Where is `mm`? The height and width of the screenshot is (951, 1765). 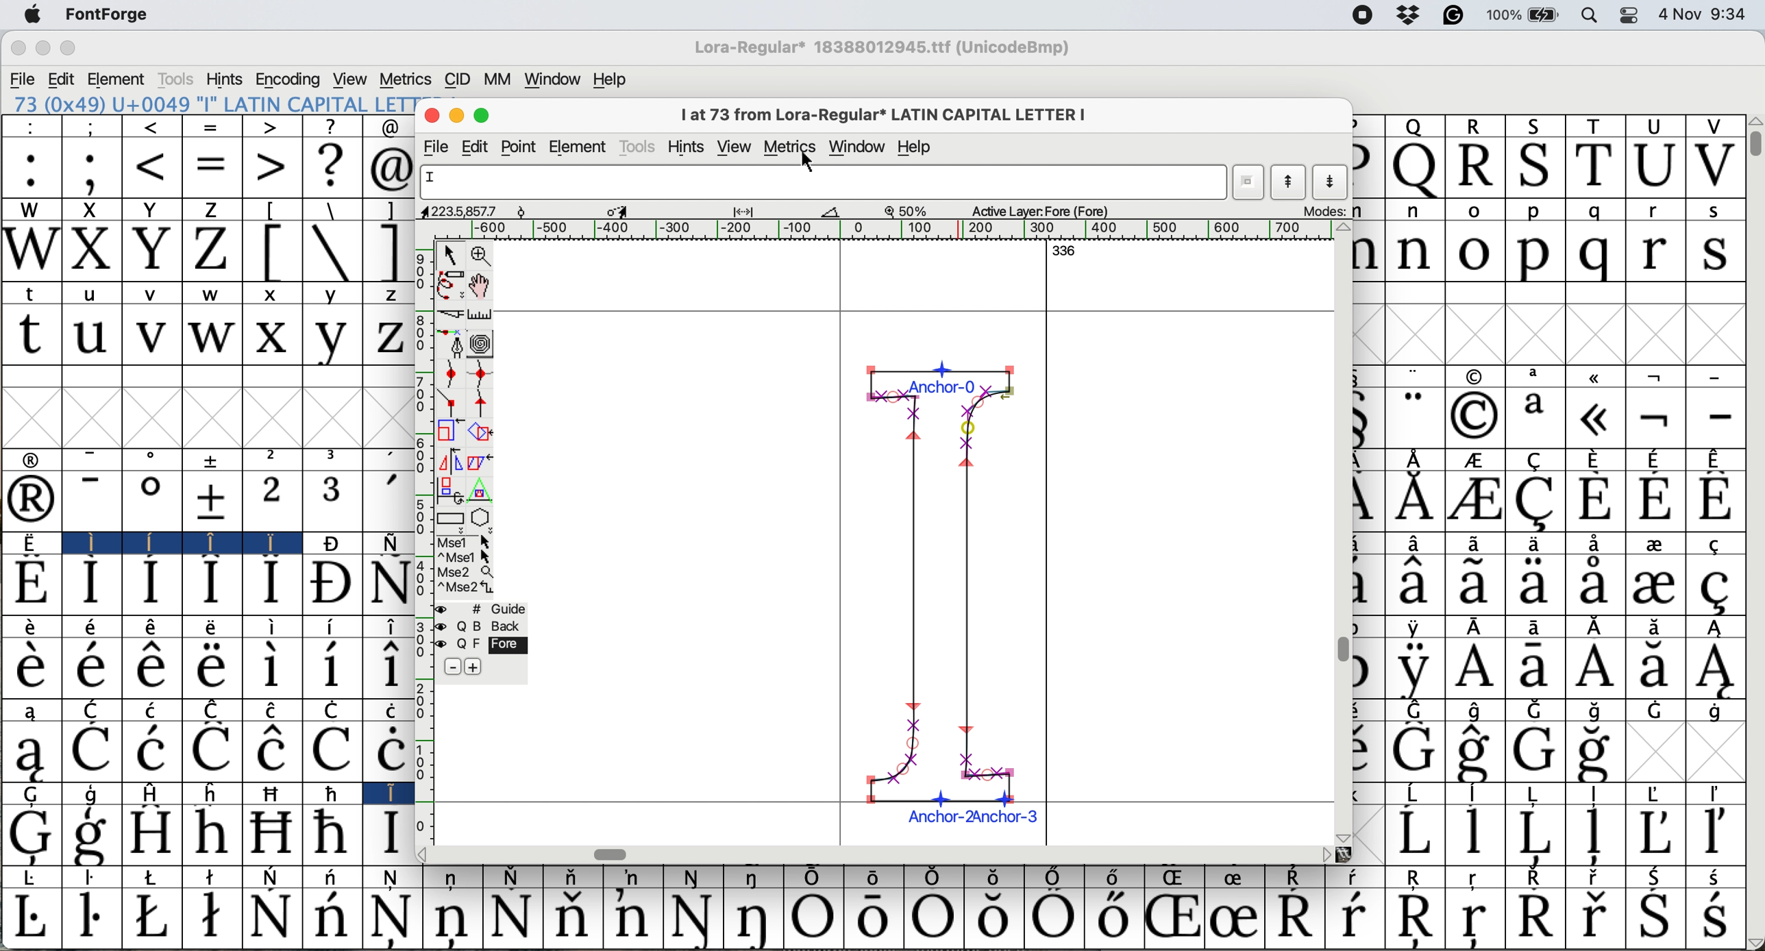 mm is located at coordinates (495, 79).